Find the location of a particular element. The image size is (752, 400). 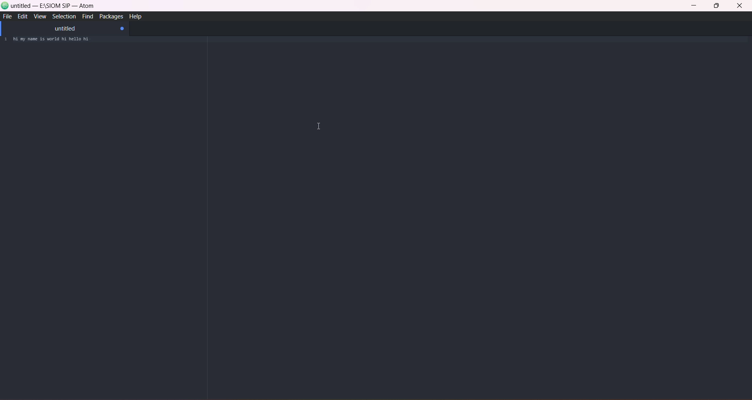

maximize is located at coordinates (717, 6).